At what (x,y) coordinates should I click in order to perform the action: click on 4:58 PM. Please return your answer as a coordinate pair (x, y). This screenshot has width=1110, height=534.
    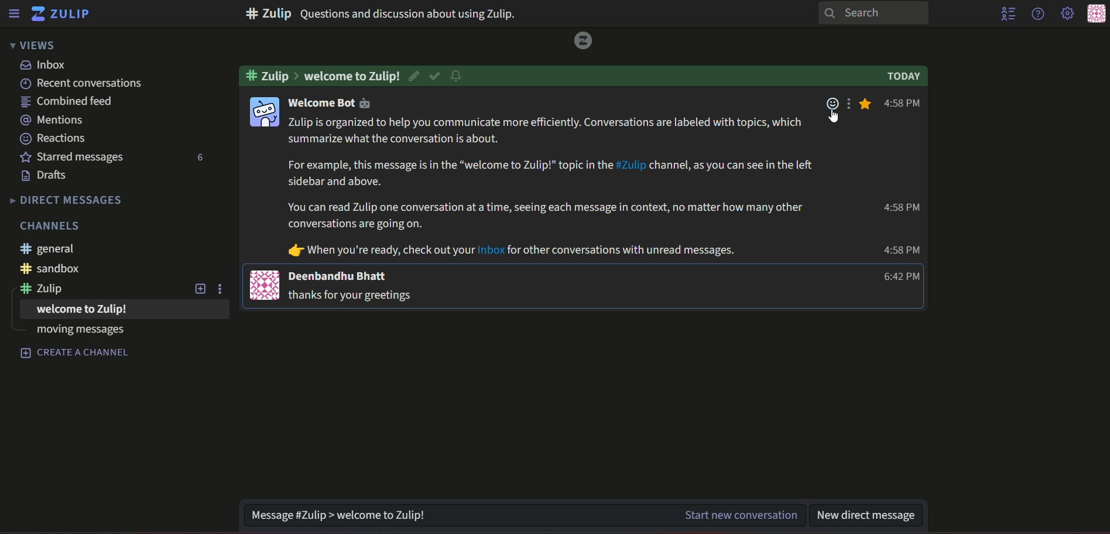
    Looking at the image, I should click on (904, 208).